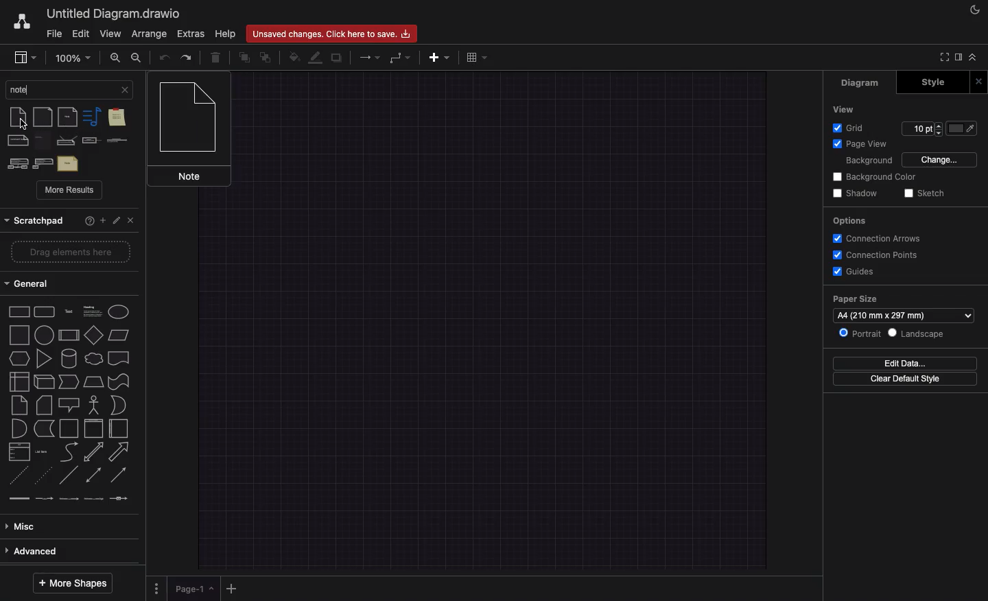 Image resolution: width=988 pixels, height=601 pixels. Describe the element at coordinates (94, 334) in the screenshot. I see `parallelogram` at that location.